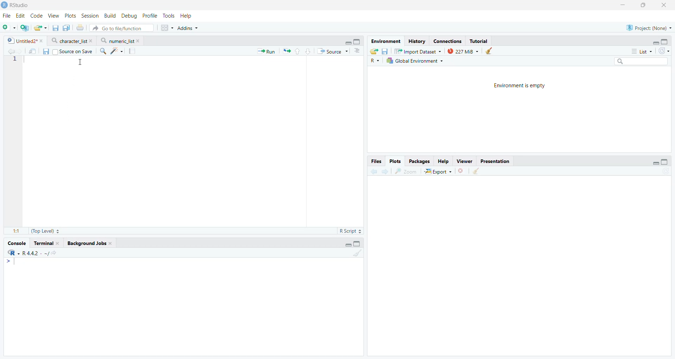 The width and height of the screenshot is (675, 359). What do you see at coordinates (656, 162) in the screenshot?
I see `Hide` at bounding box center [656, 162].